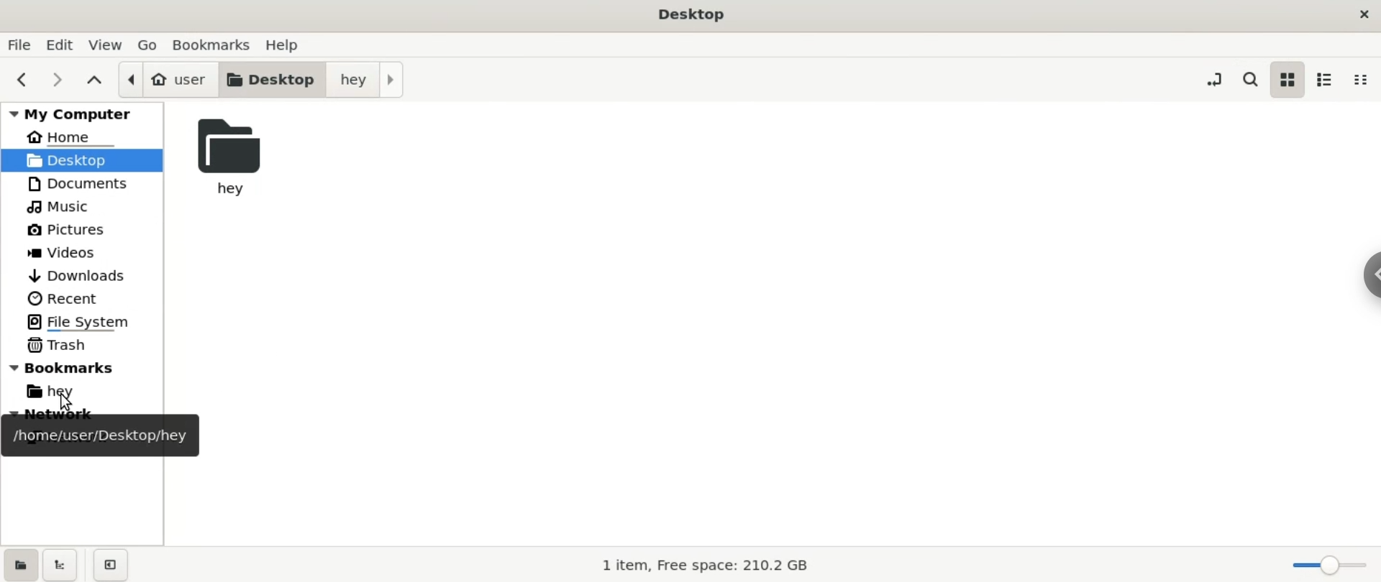 This screenshot has width=1381, height=582. What do you see at coordinates (82, 320) in the screenshot?
I see `file system` at bounding box center [82, 320].